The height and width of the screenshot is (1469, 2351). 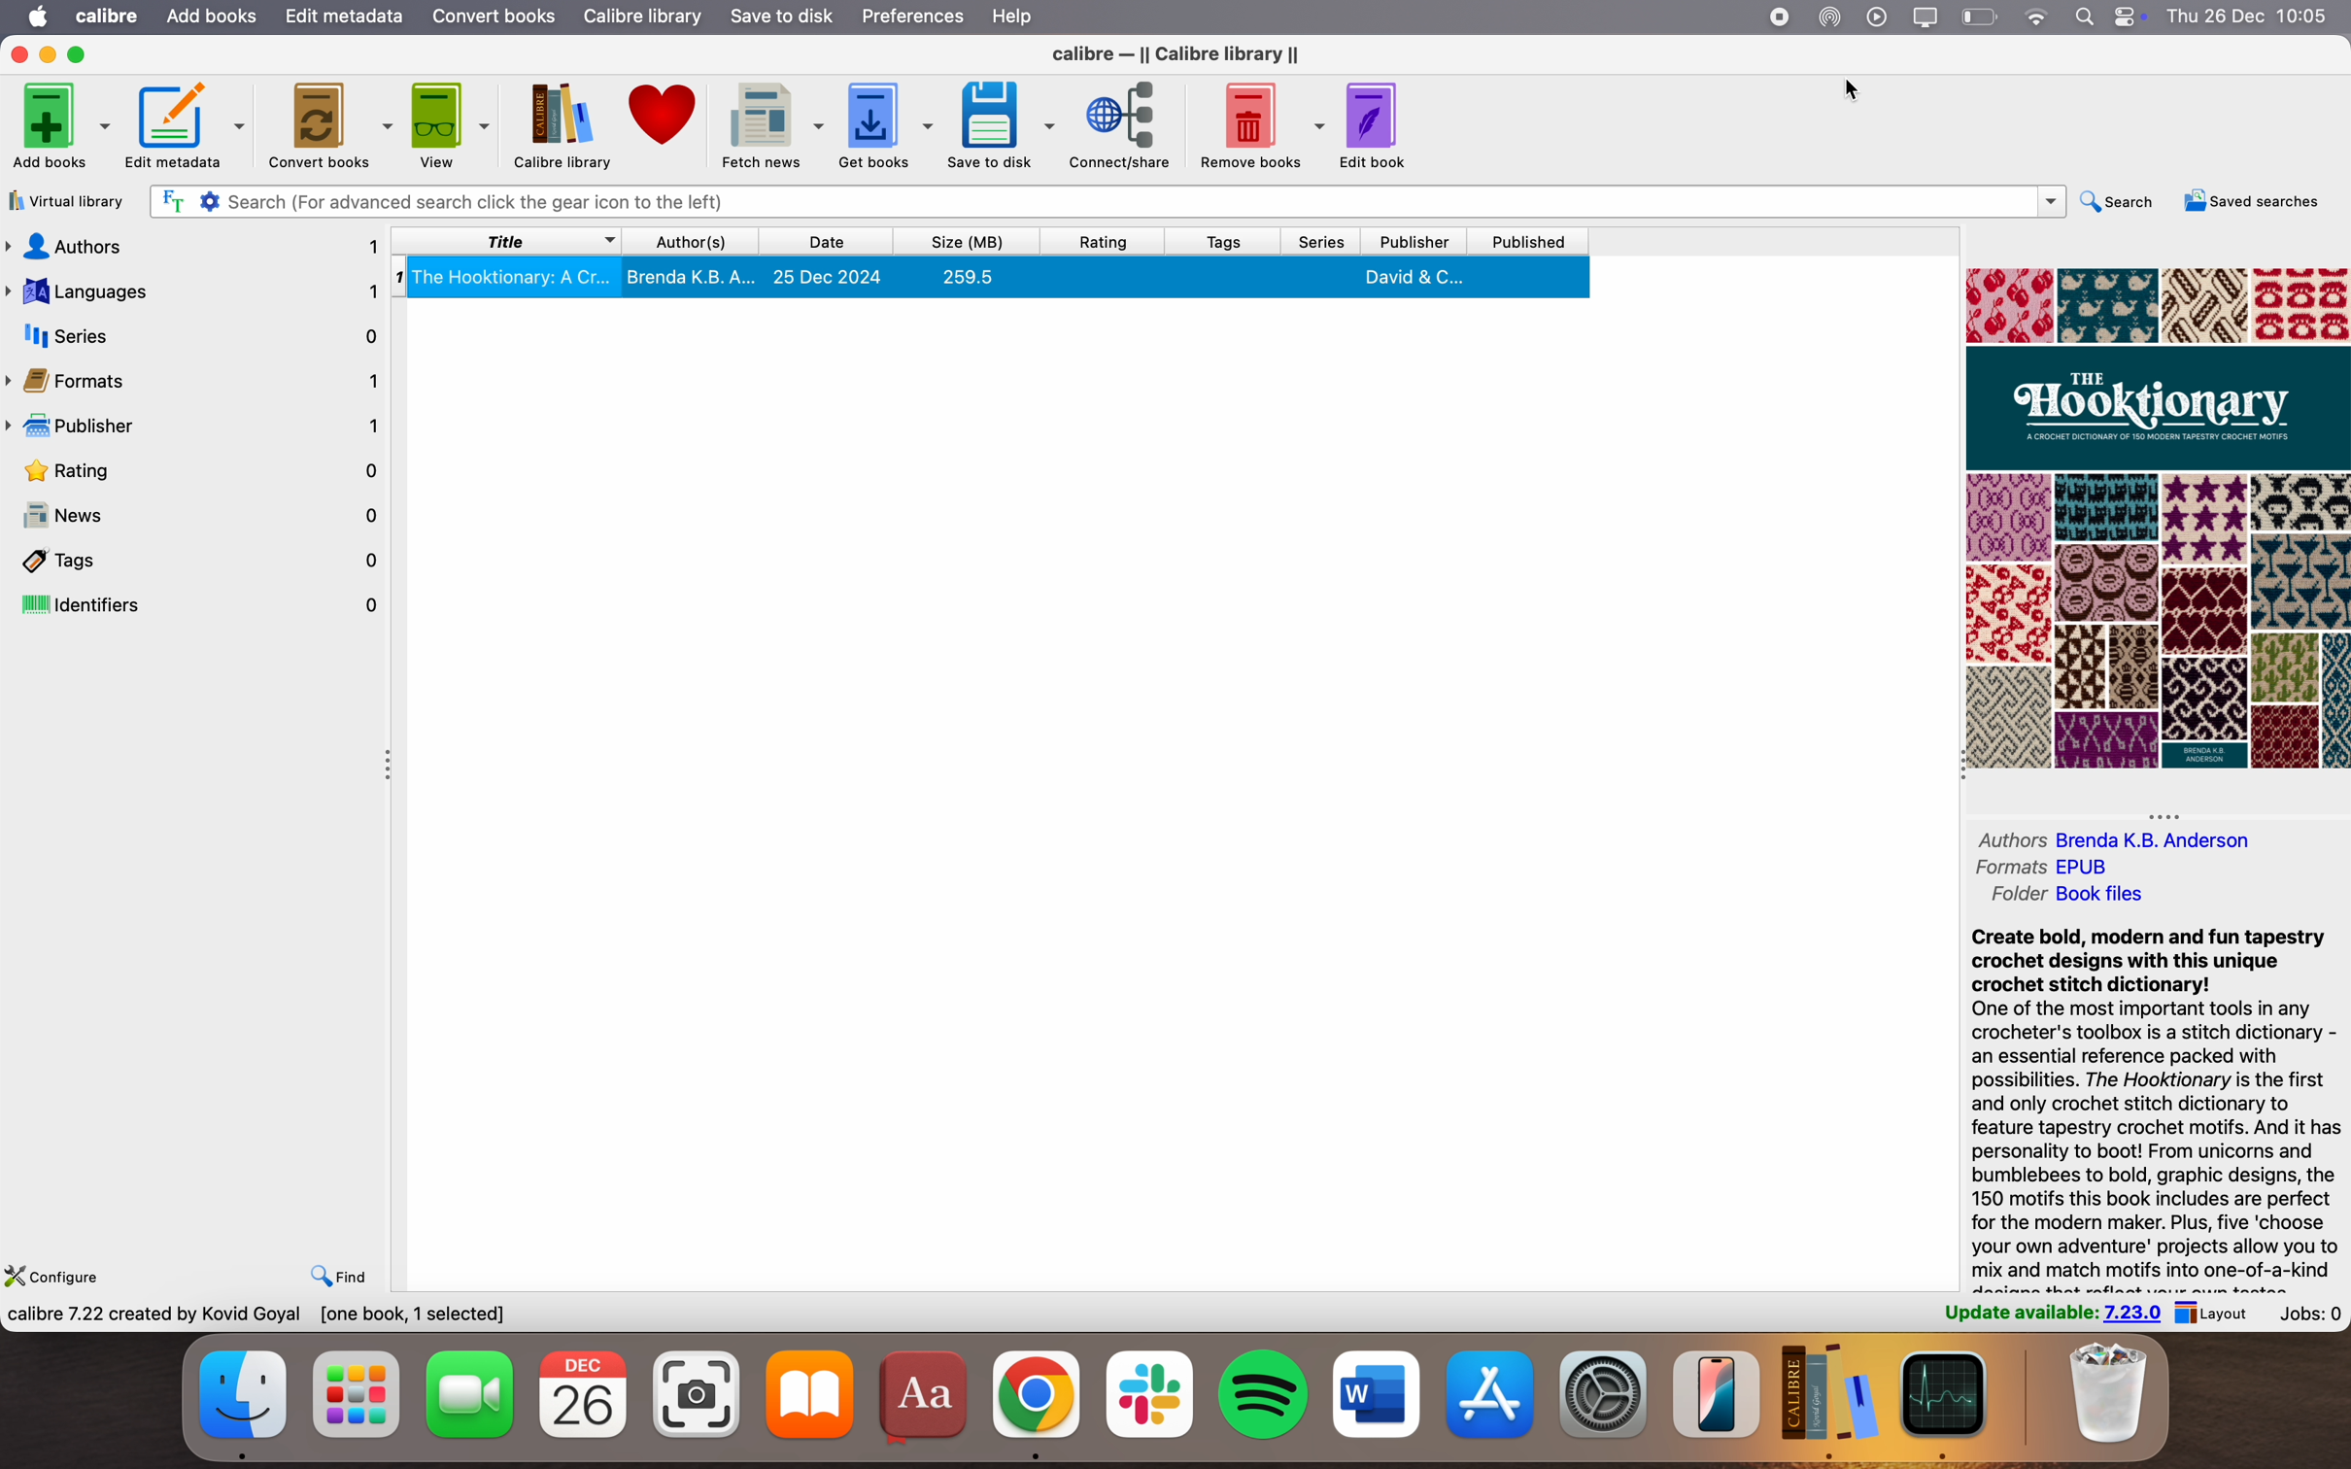 What do you see at coordinates (1149, 1389) in the screenshot?
I see `Slack` at bounding box center [1149, 1389].